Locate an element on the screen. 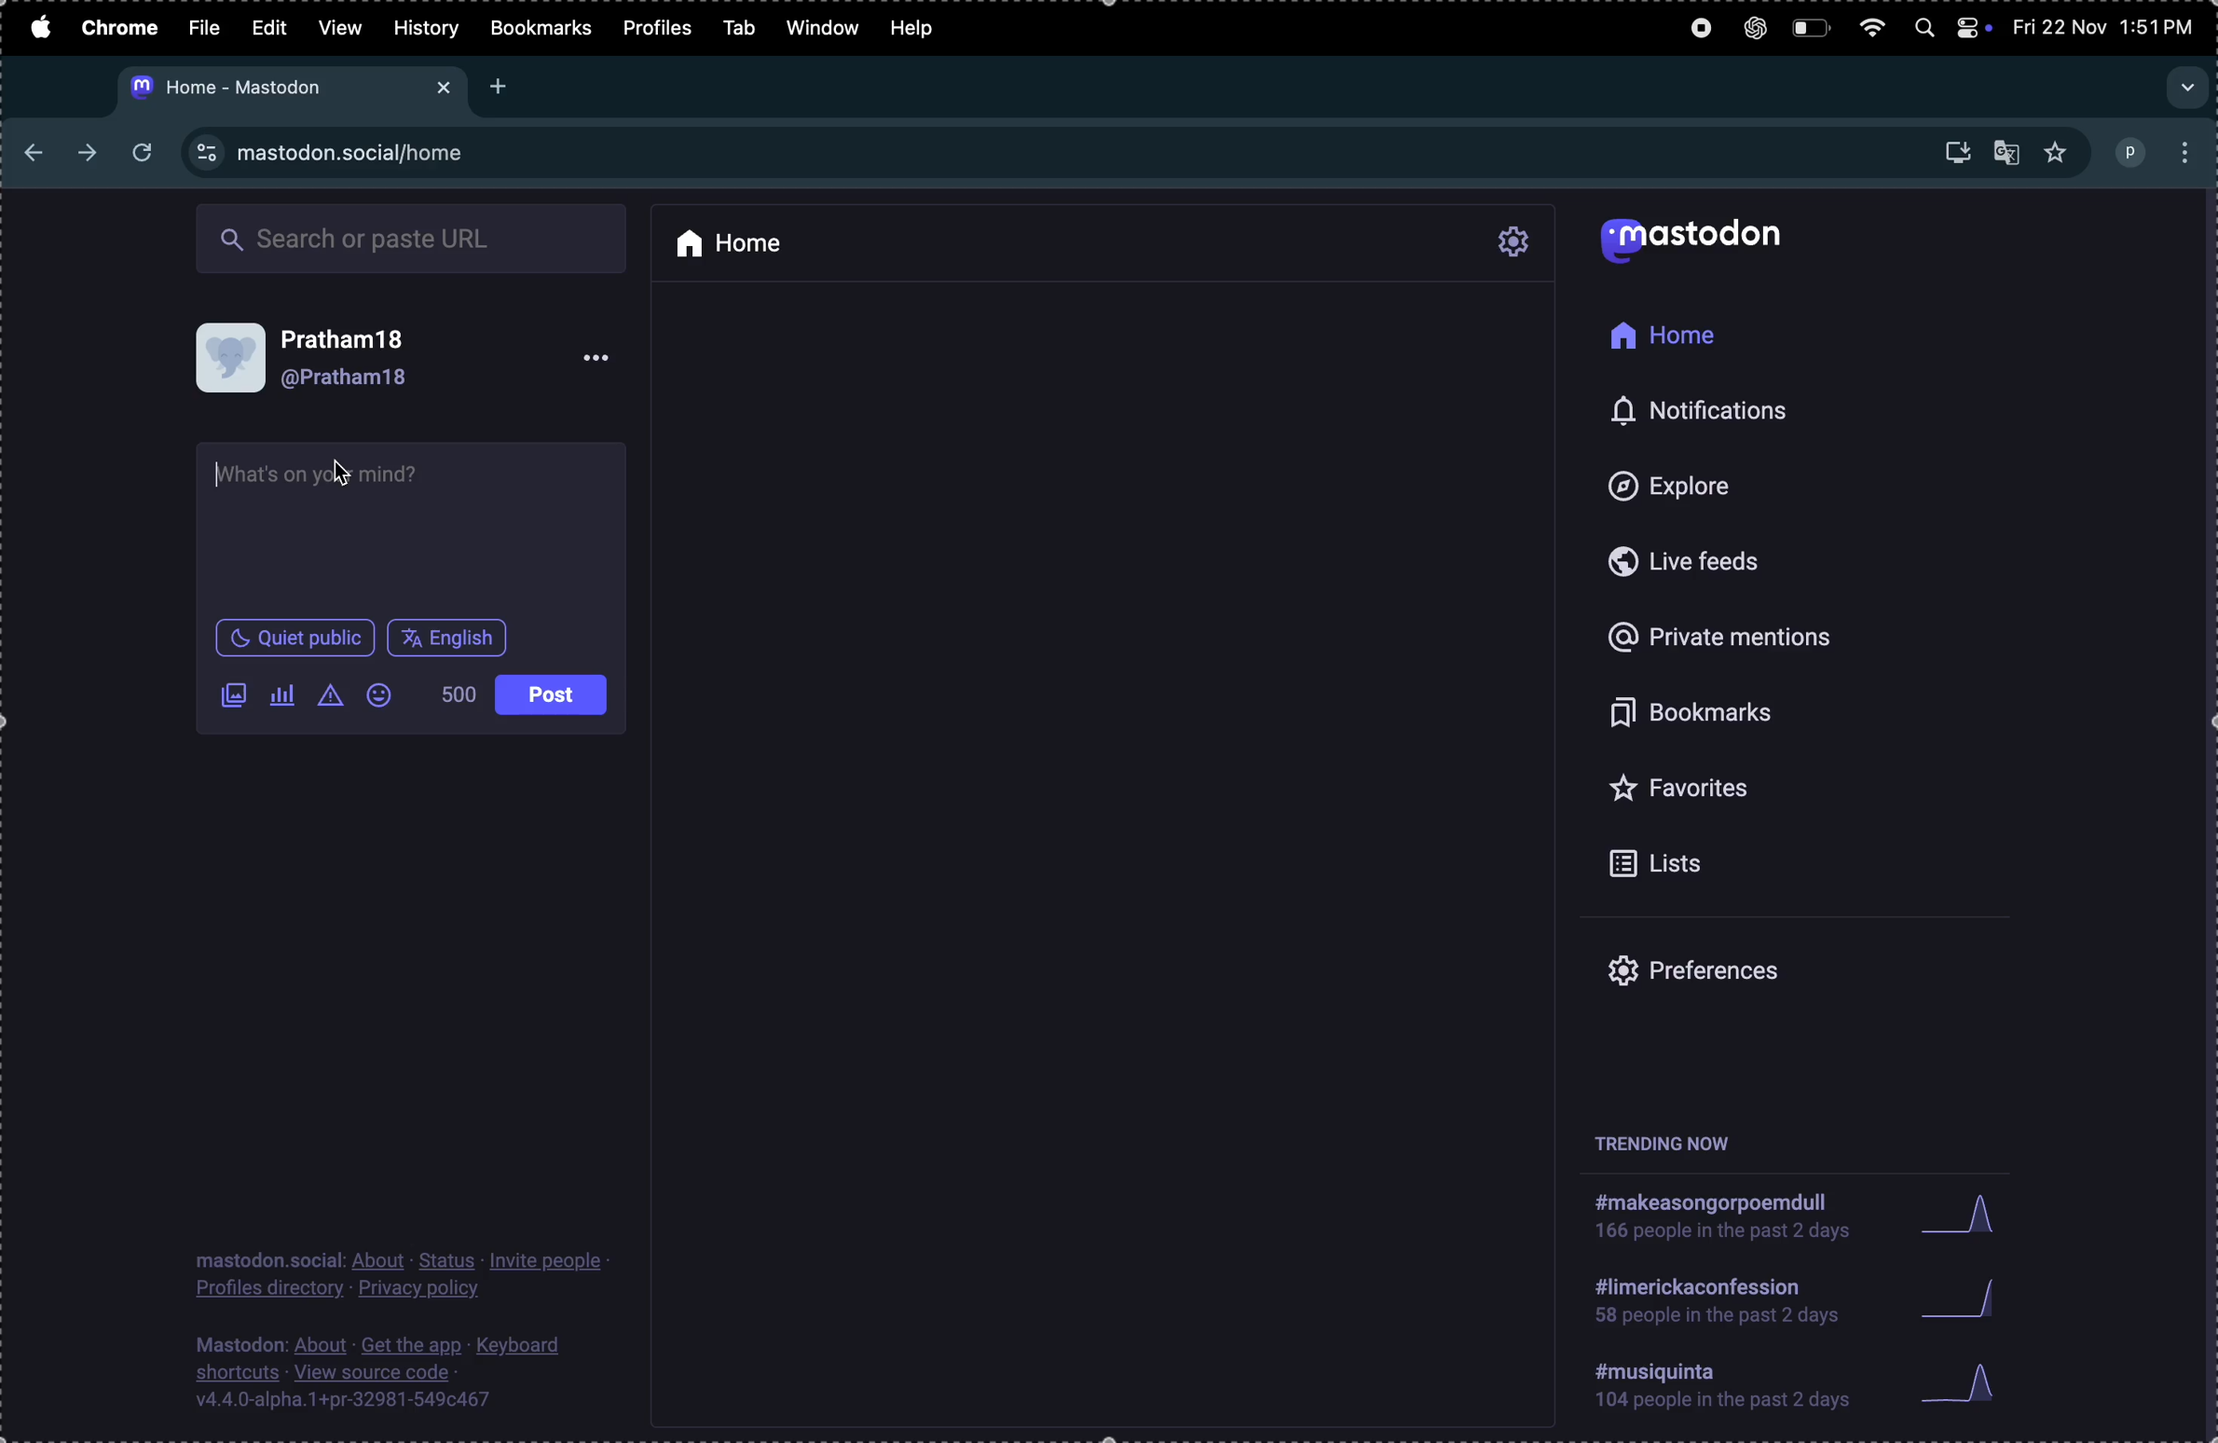 This screenshot has height=1443, width=2218. explore is located at coordinates (1728, 480).